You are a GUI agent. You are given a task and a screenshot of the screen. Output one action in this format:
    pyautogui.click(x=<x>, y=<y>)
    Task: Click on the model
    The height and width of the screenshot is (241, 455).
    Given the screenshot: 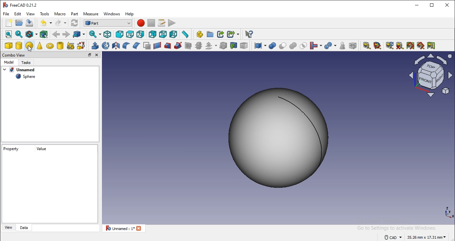 What is the action you would take?
    pyautogui.click(x=10, y=63)
    